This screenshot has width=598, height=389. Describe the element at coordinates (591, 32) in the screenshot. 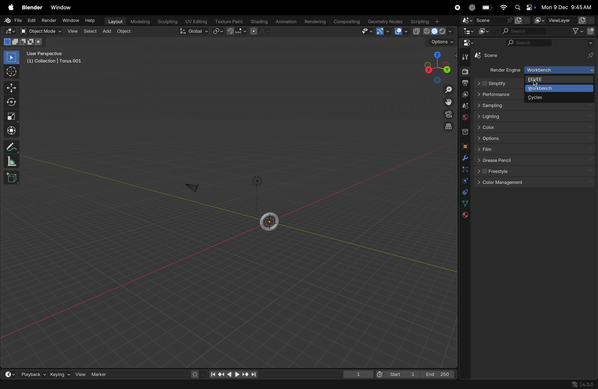

I see `new collection` at that location.